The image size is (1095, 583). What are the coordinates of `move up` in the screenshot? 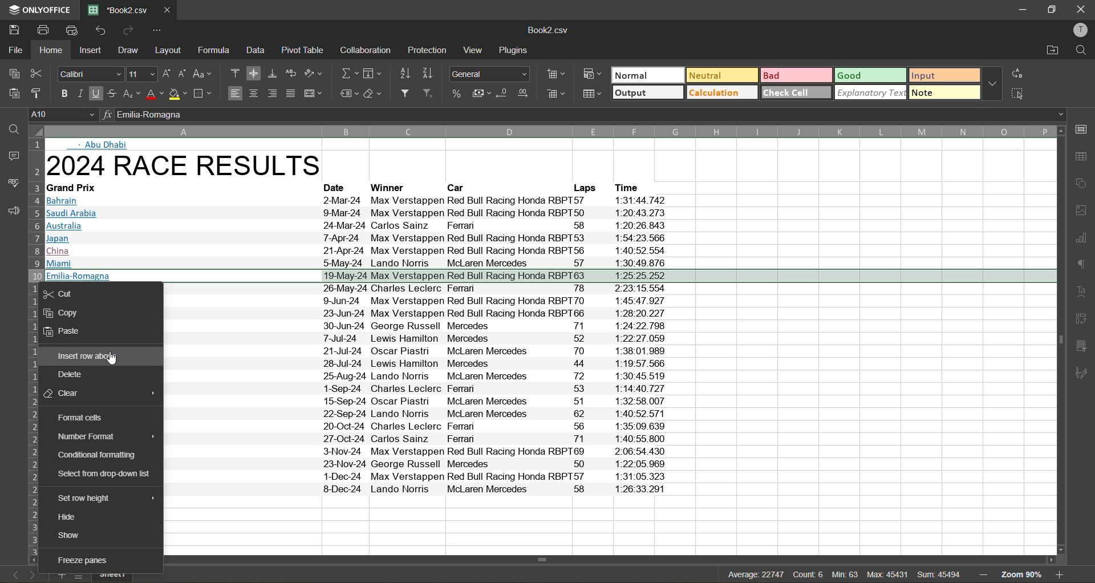 It's located at (1063, 131).